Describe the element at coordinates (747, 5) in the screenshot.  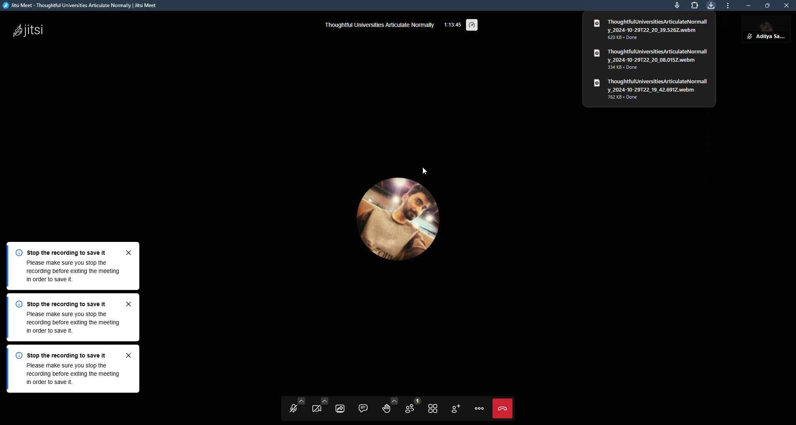
I see `minimize` at that location.